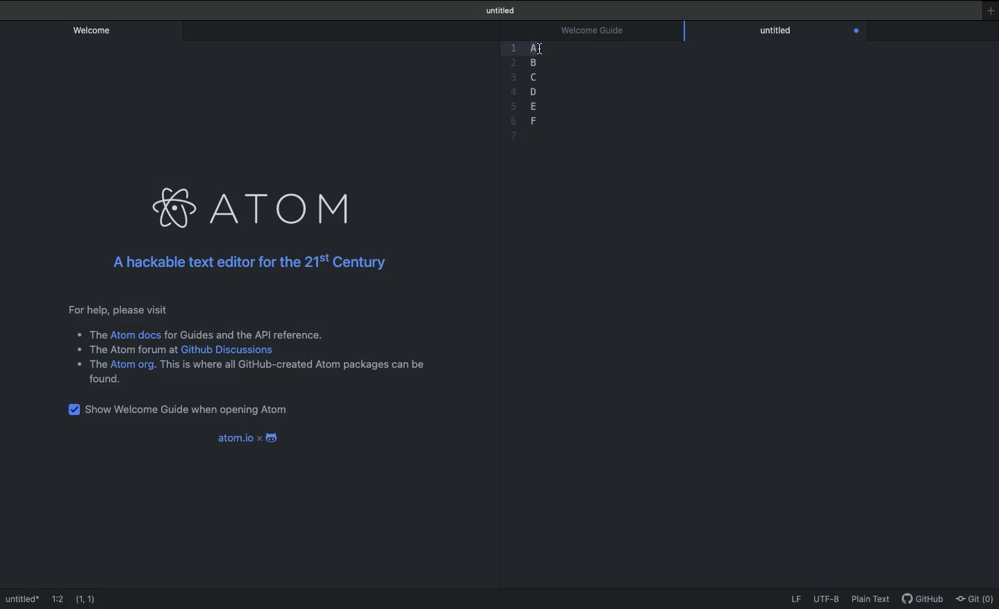  What do you see at coordinates (534, 61) in the screenshot?
I see `b` at bounding box center [534, 61].